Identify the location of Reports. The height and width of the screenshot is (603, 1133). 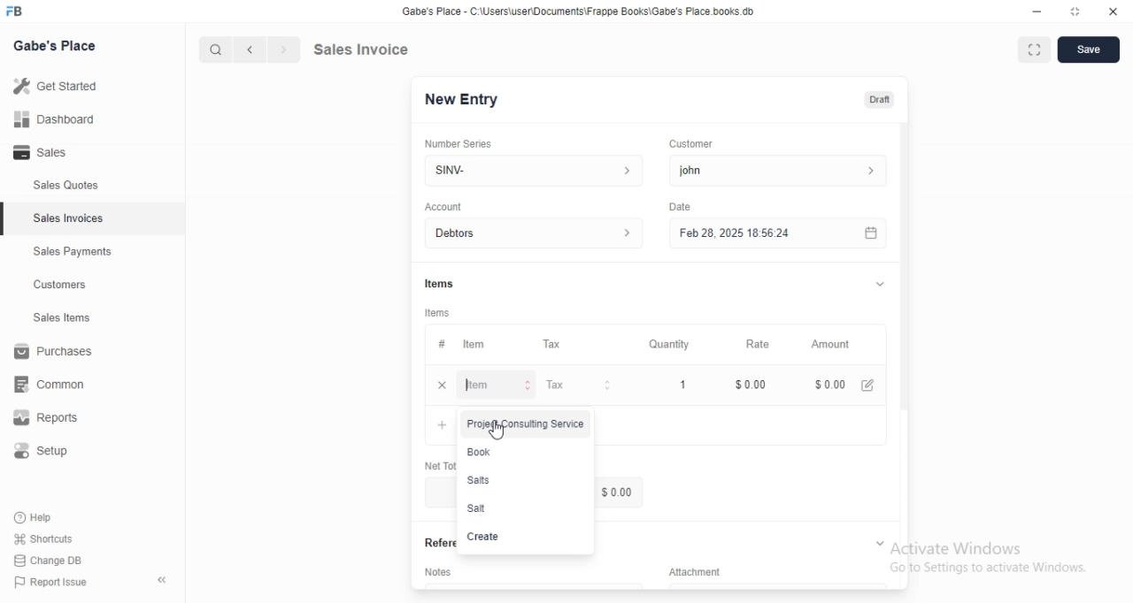
(58, 420).